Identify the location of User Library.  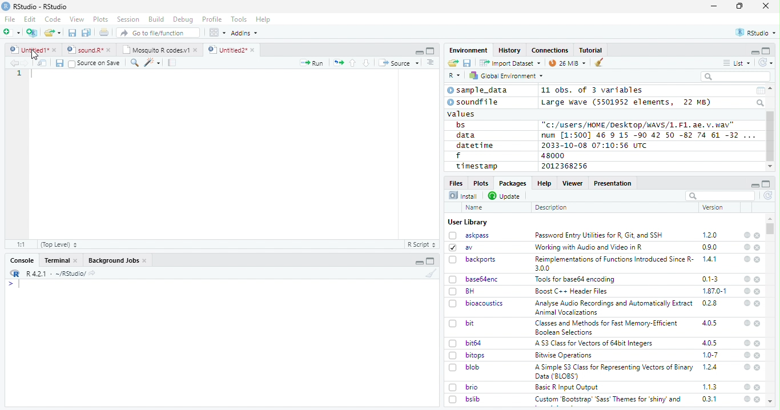
(468, 222).